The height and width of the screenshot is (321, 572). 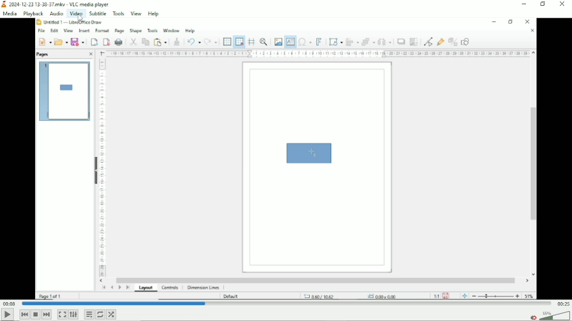 I want to click on Toggle playlist, so click(x=89, y=314).